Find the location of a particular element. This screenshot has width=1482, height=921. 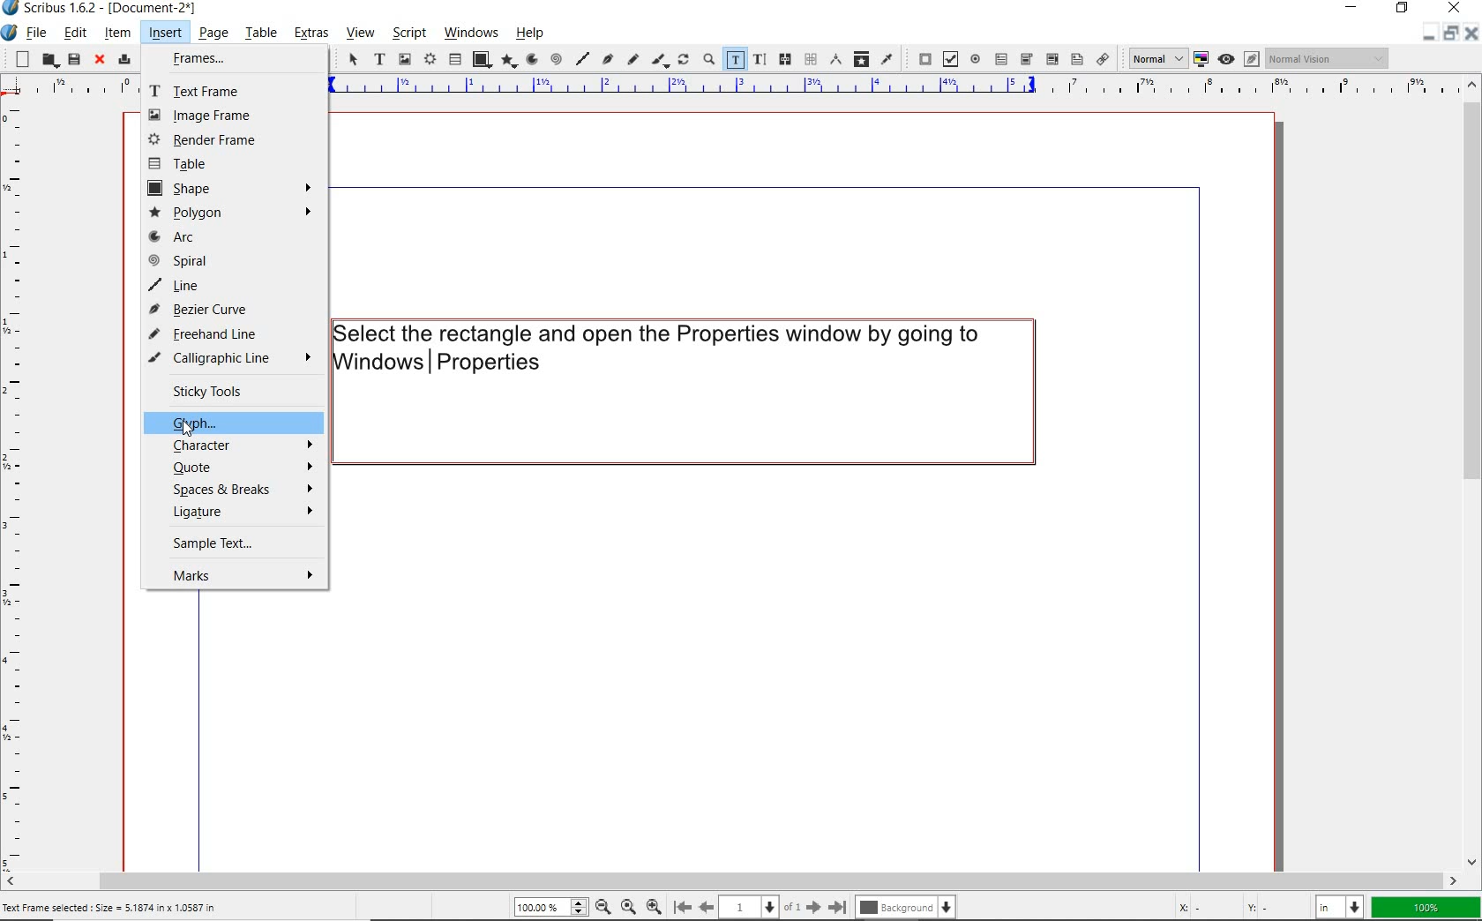

pdf push button is located at coordinates (920, 56).